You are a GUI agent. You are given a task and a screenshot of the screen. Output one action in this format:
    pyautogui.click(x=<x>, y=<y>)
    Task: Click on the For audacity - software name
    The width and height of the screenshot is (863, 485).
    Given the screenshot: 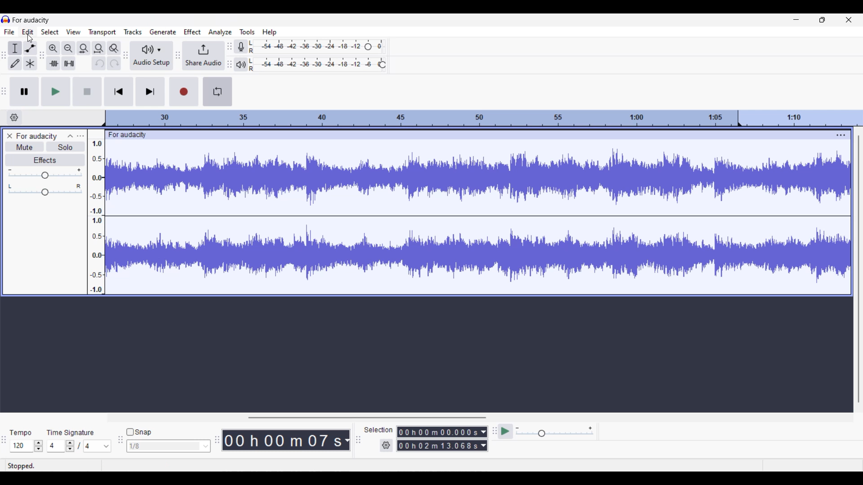 What is the action you would take?
    pyautogui.click(x=34, y=19)
    